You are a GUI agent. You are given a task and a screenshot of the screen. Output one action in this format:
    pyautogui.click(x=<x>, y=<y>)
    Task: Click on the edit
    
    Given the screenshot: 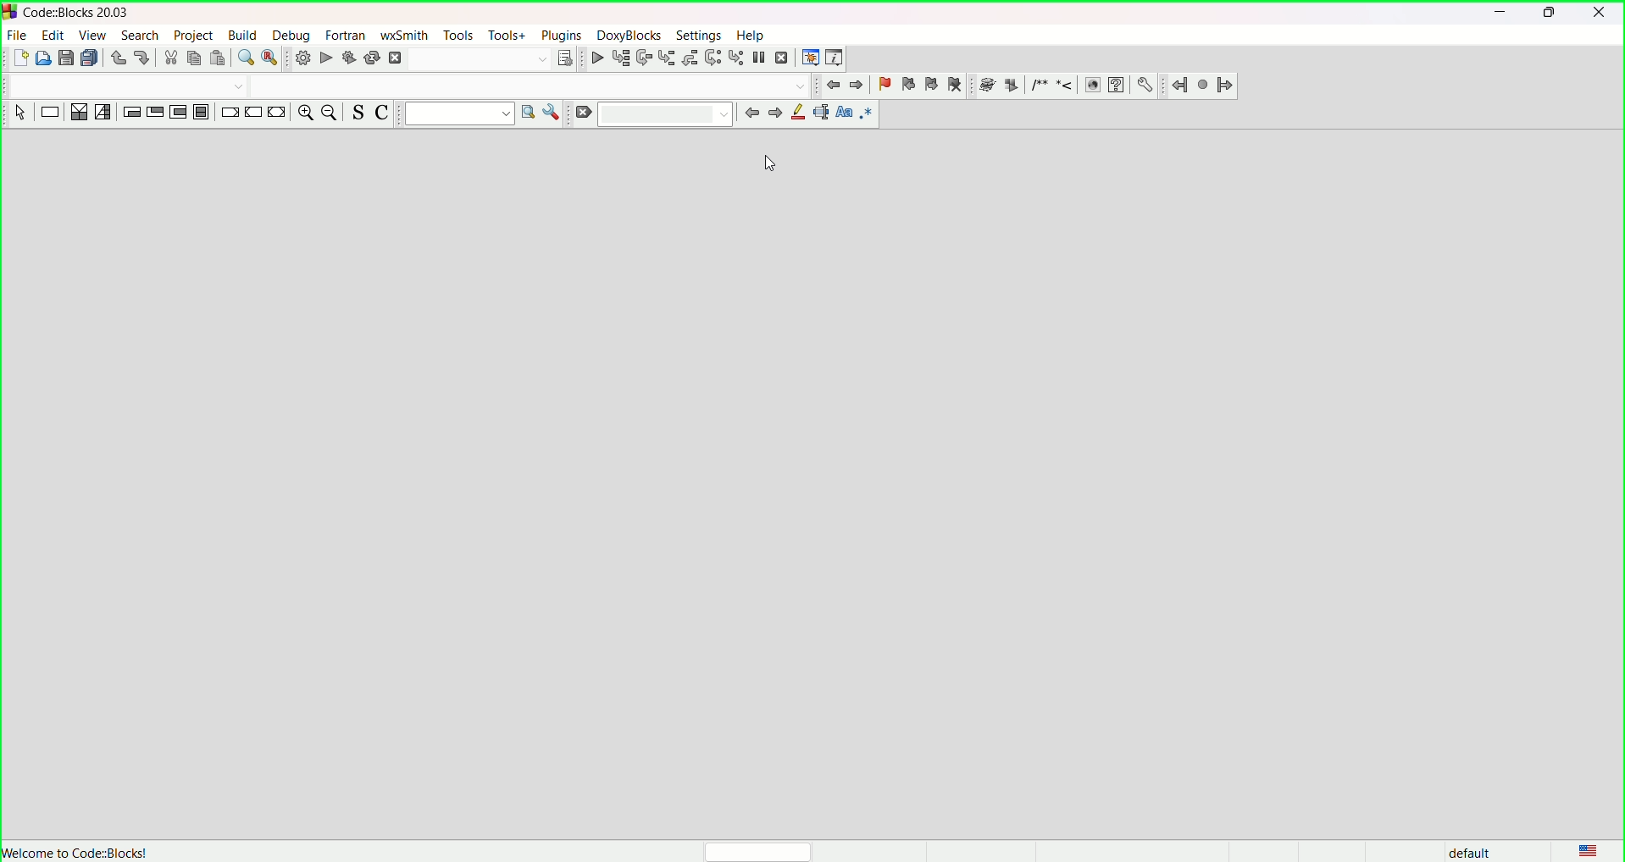 What is the action you would take?
    pyautogui.click(x=50, y=35)
    